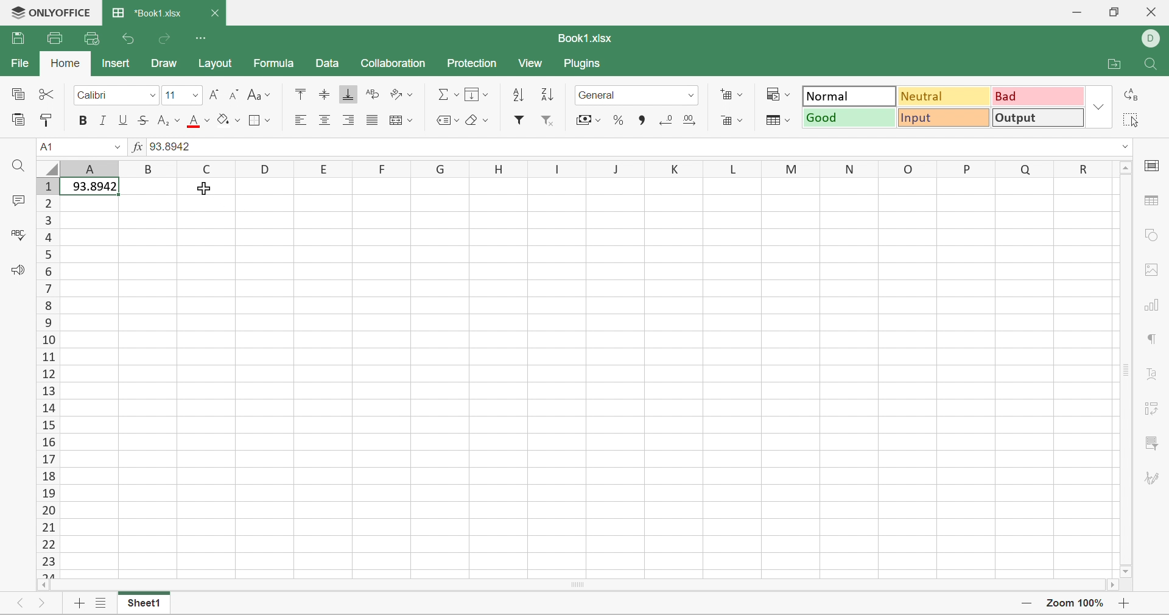 The height and width of the screenshot is (615, 1169). What do you see at coordinates (325, 119) in the screenshot?
I see `Align Center` at bounding box center [325, 119].